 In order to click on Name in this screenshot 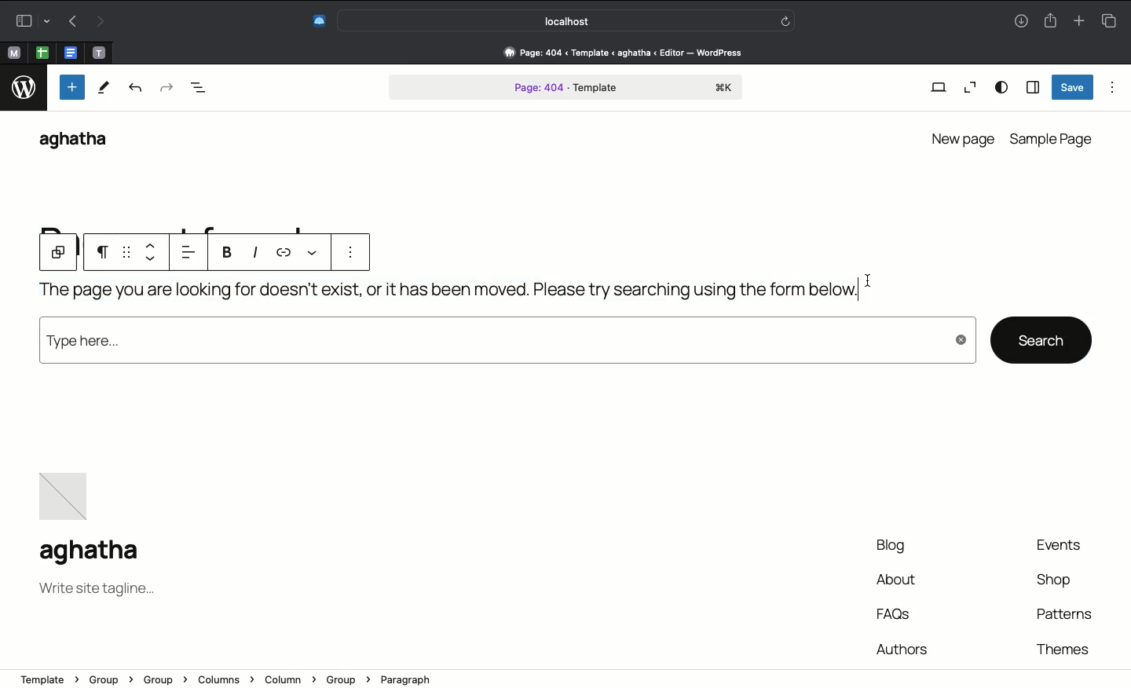, I will do `click(95, 553)`.